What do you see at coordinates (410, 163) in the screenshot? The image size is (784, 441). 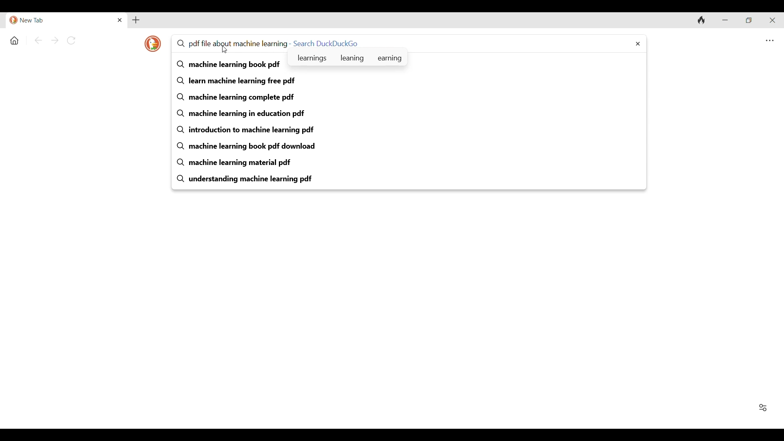 I see `machine learning material pdf` at bounding box center [410, 163].